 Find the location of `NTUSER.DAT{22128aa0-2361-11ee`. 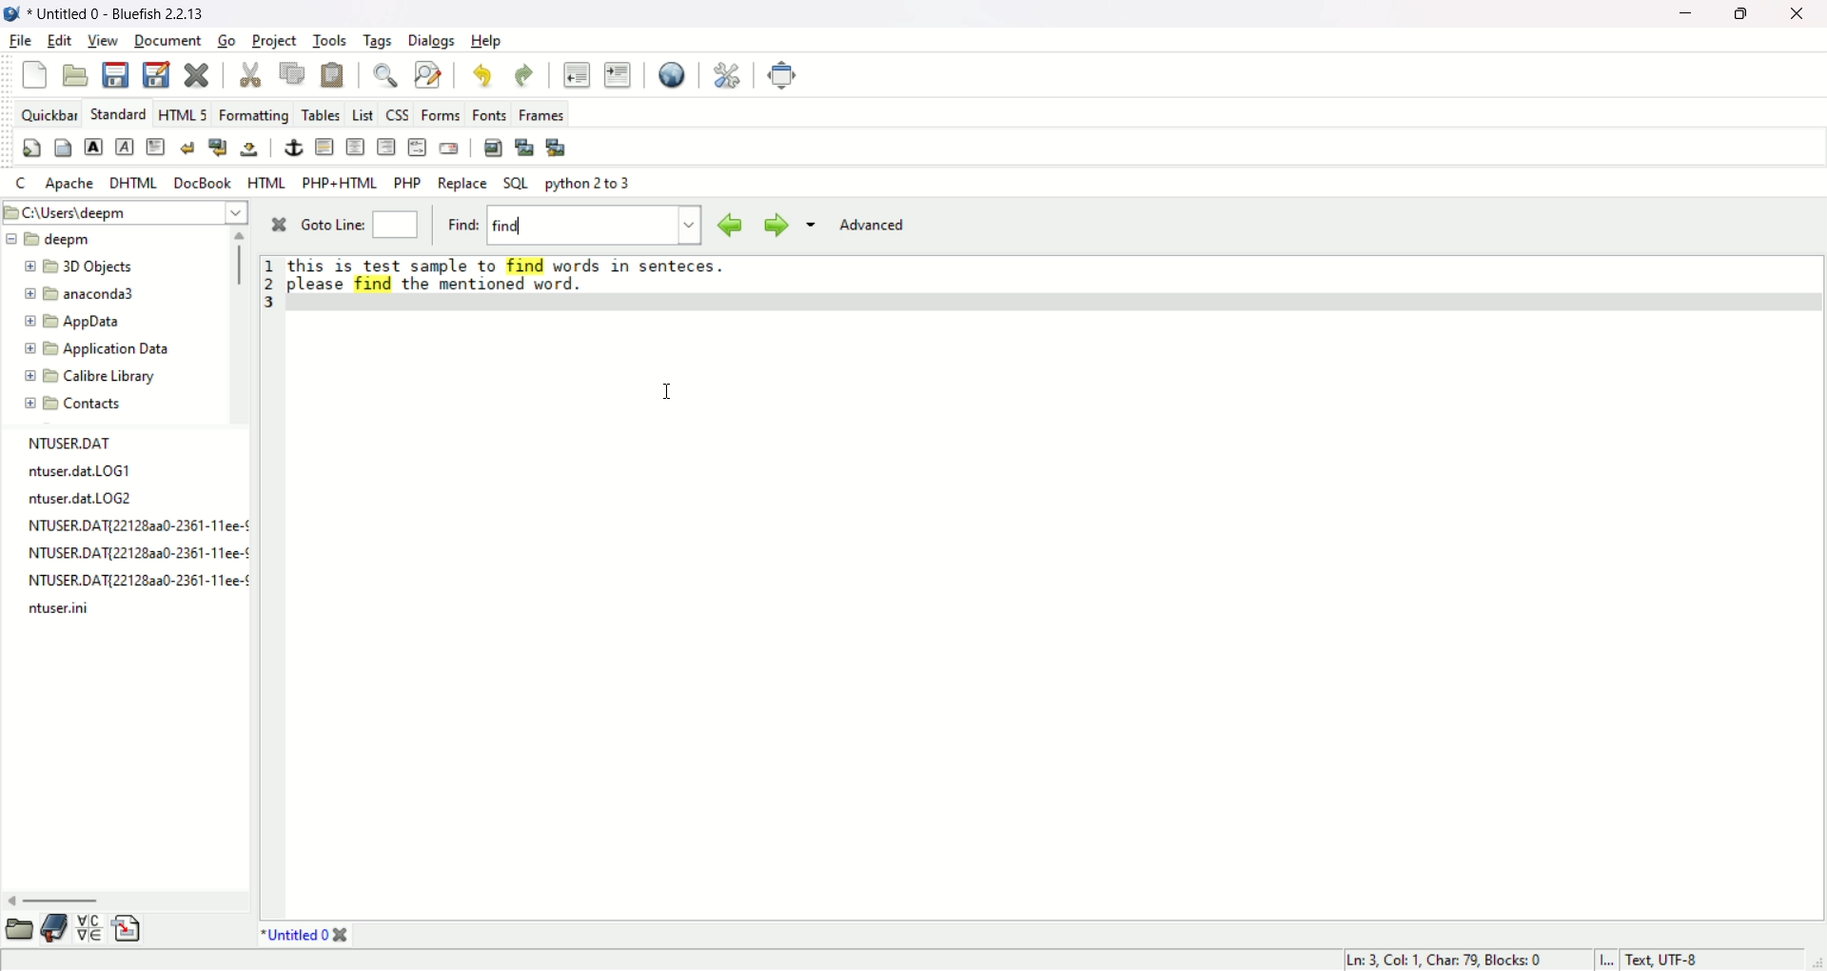

NTUSER.DAT{22128aa0-2361-11ee is located at coordinates (120, 525).